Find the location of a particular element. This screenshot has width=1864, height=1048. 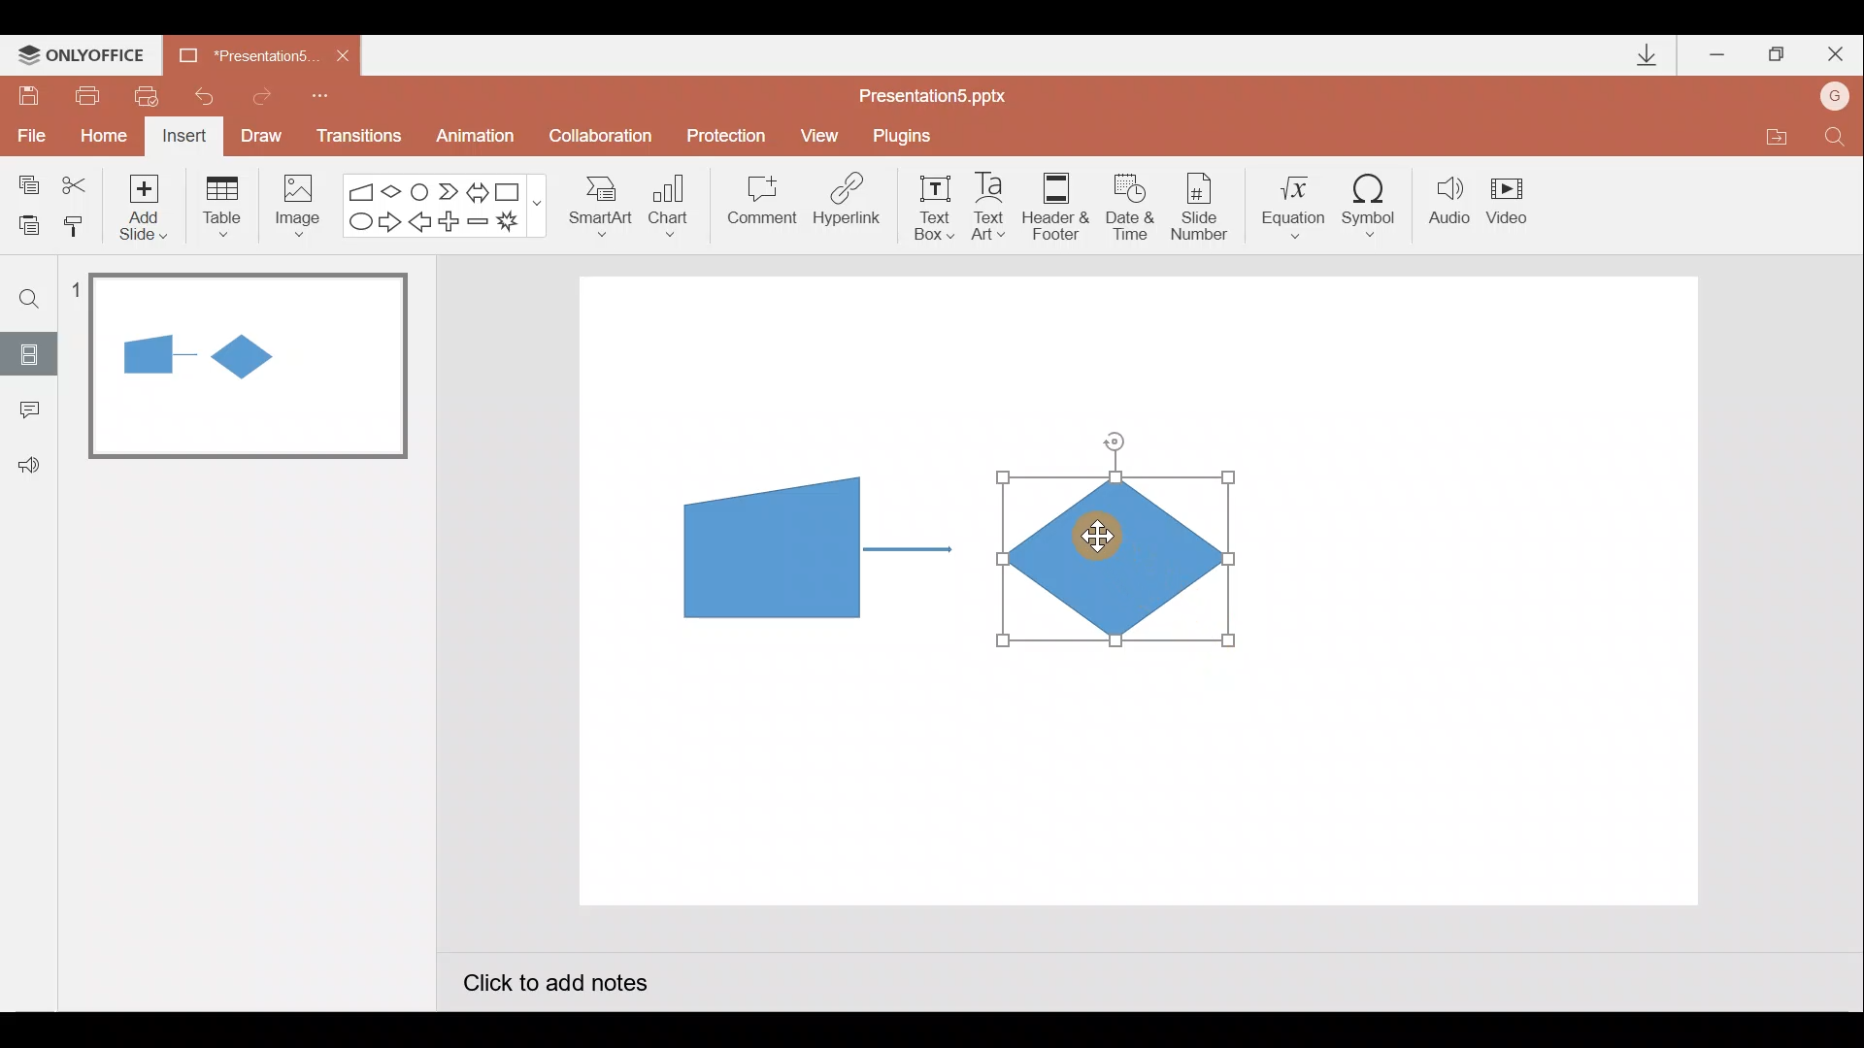

Add slide is located at coordinates (148, 203).